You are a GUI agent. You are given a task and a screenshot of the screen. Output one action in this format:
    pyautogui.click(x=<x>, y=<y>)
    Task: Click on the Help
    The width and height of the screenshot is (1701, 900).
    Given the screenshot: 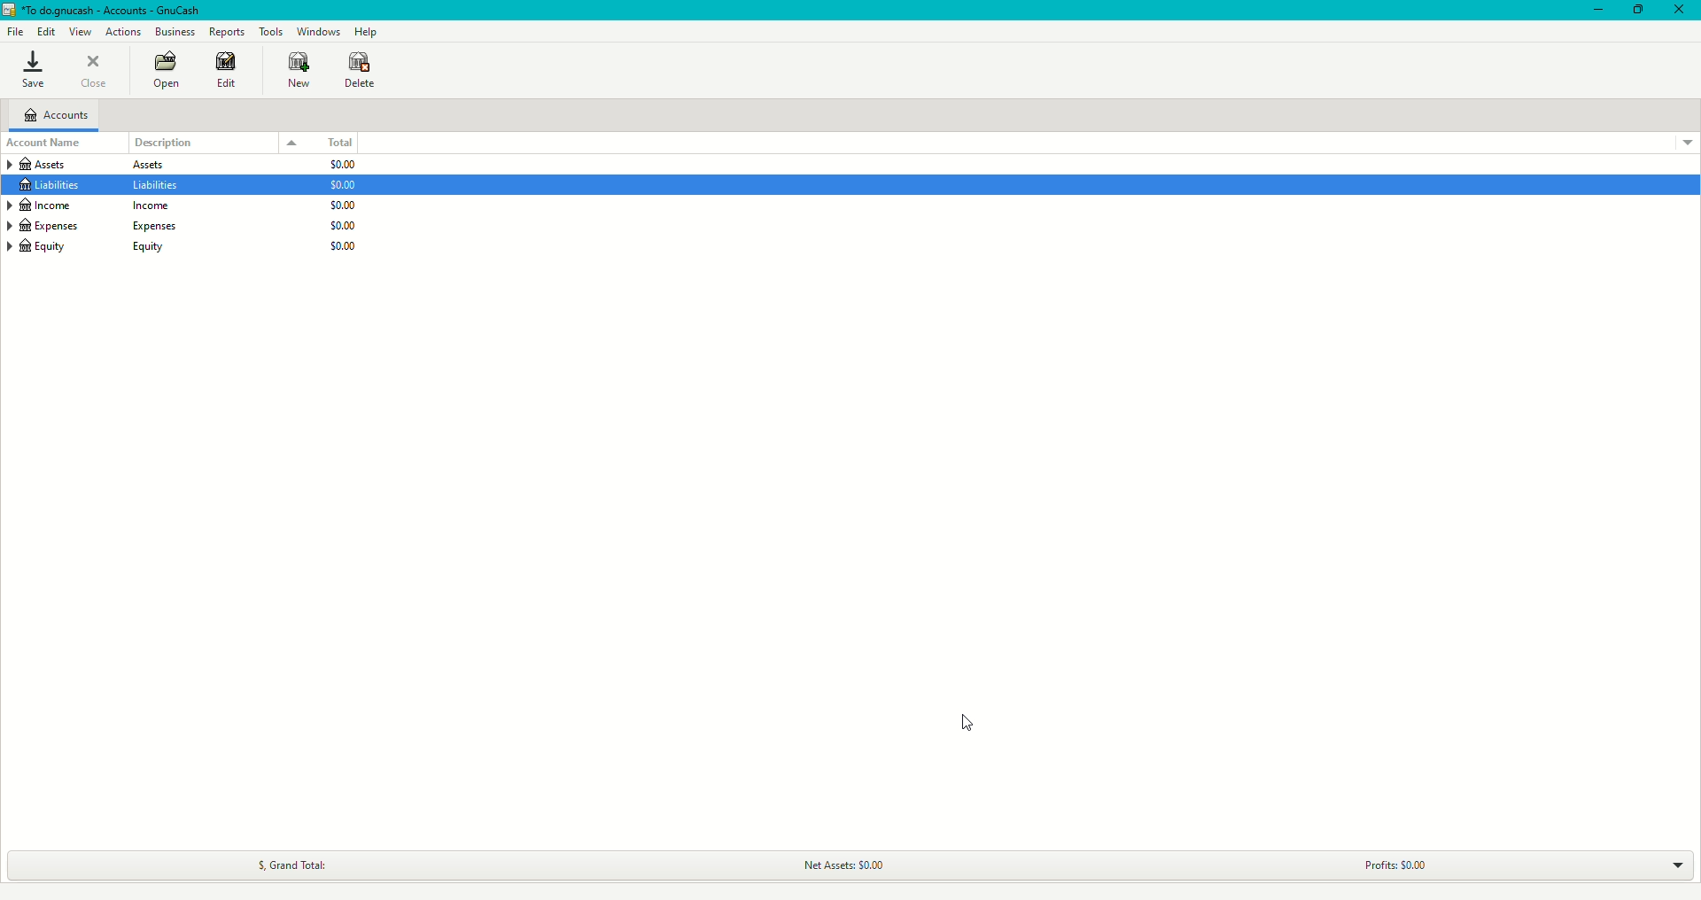 What is the action you would take?
    pyautogui.click(x=367, y=33)
    